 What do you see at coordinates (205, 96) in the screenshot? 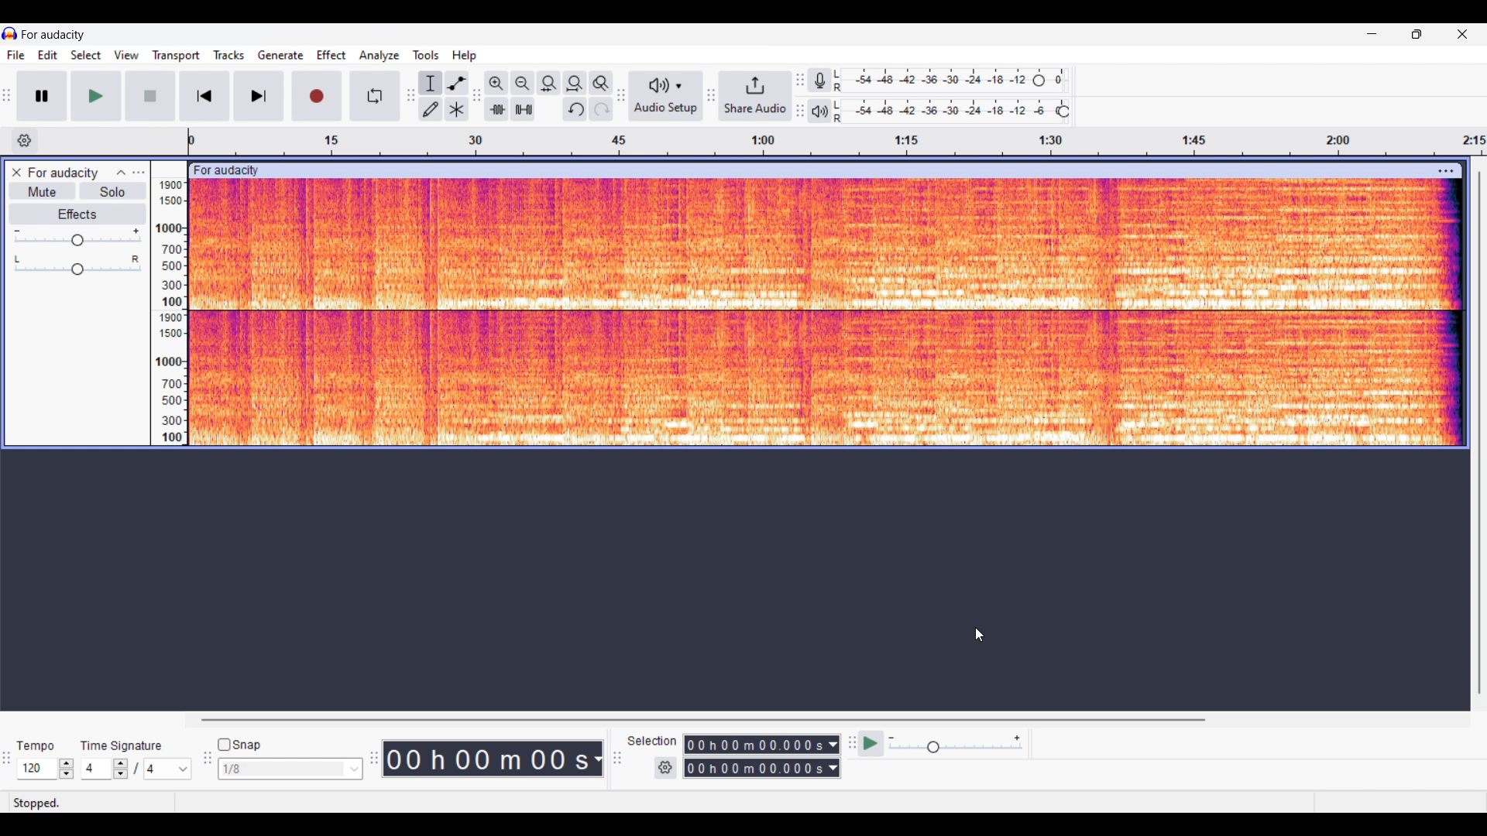
I see `Skip/Select to start` at bounding box center [205, 96].